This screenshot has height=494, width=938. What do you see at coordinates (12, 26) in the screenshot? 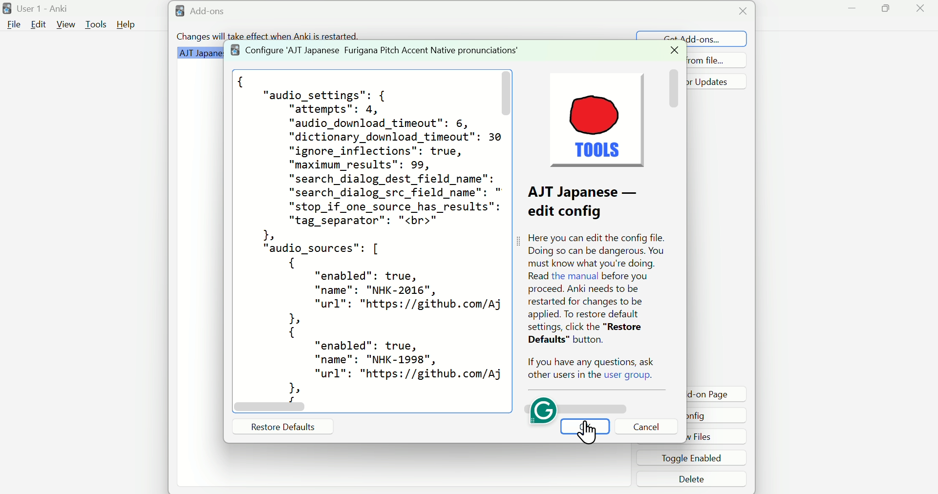
I see `File` at bounding box center [12, 26].